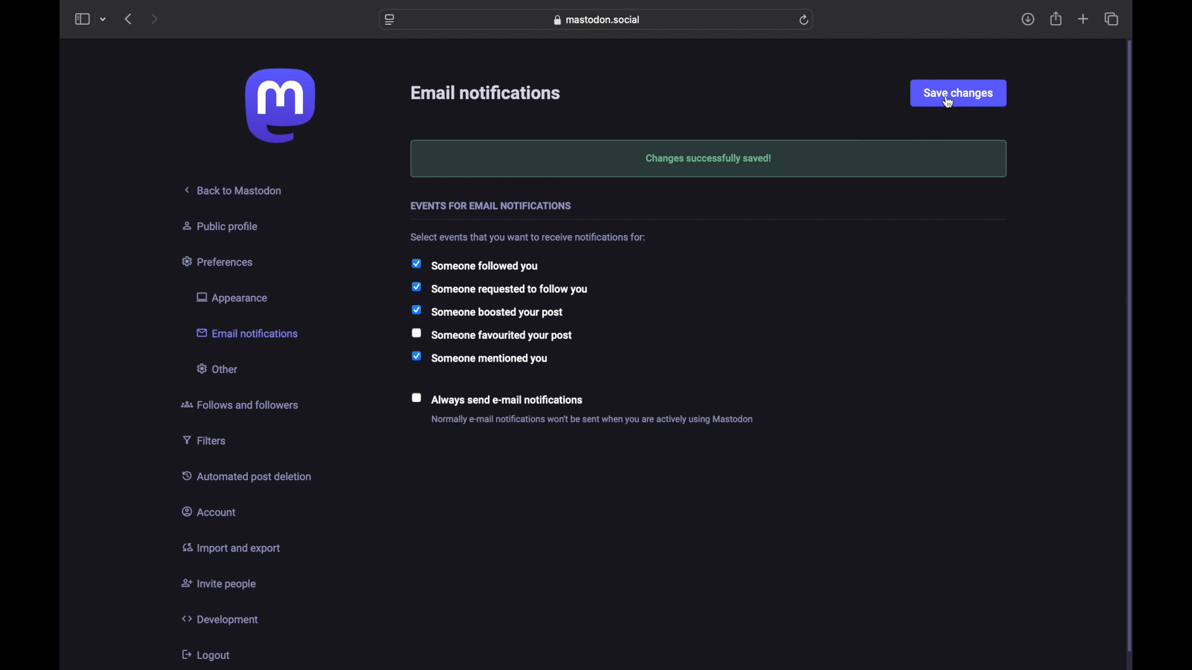 The width and height of the screenshot is (1192, 670). What do you see at coordinates (492, 398) in the screenshot?
I see `checkbox` at bounding box center [492, 398].